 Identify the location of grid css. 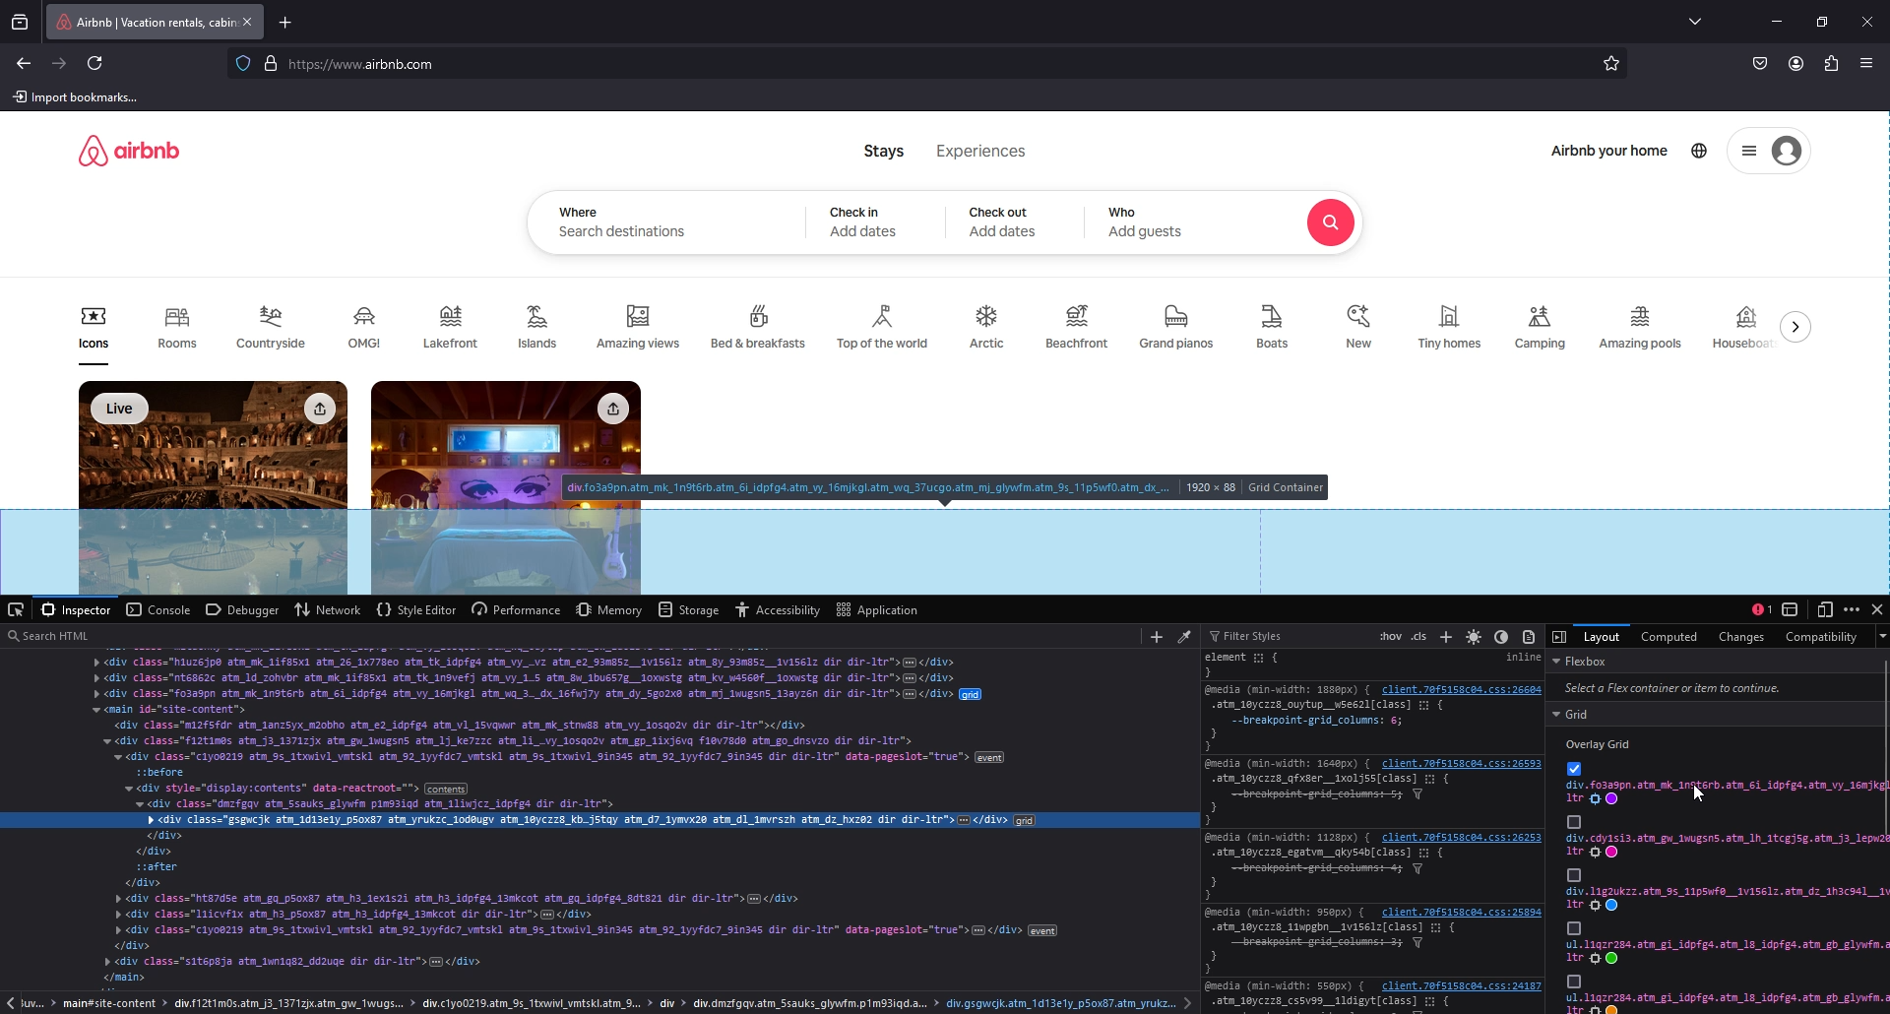
(1726, 952).